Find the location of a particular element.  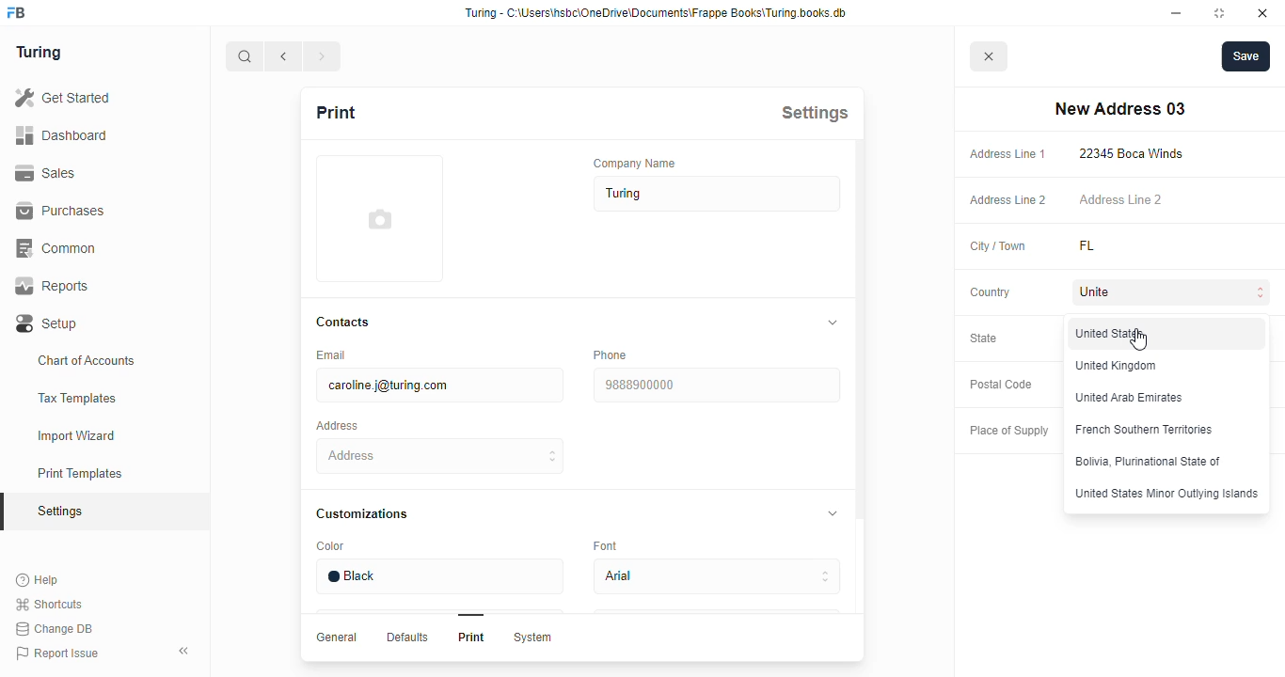

dashboard is located at coordinates (61, 134).